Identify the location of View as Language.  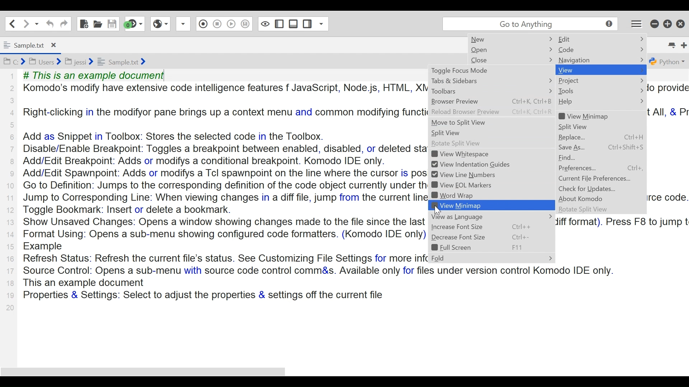
(492, 217).